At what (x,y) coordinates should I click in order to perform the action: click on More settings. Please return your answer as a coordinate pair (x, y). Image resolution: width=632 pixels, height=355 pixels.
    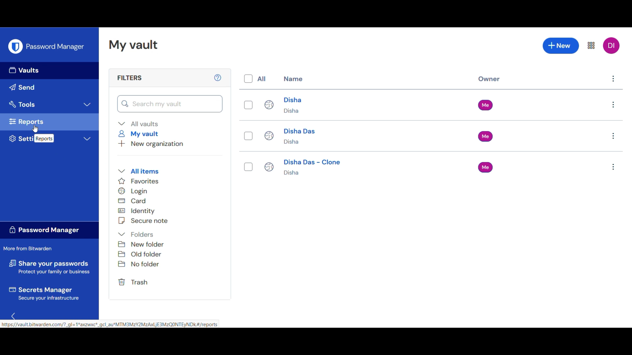
    Looking at the image, I should click on (592, 45).